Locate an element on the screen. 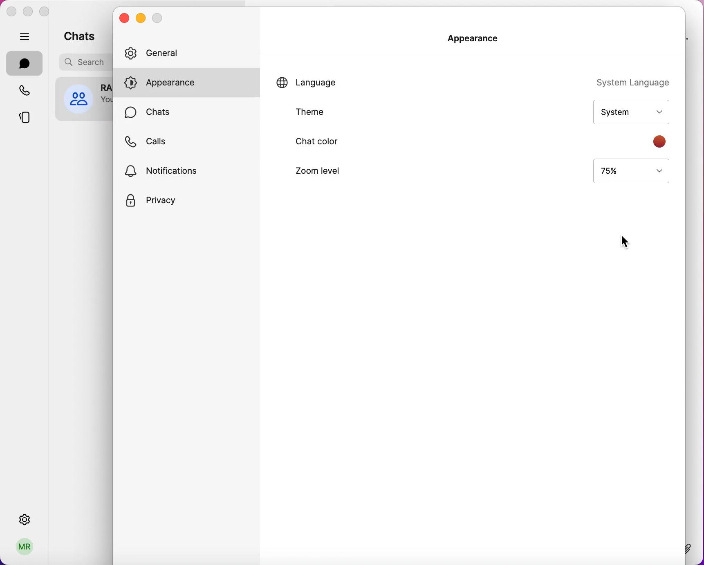 This screenshot has height=565, width=704. general is located at coordinates (177, 51).